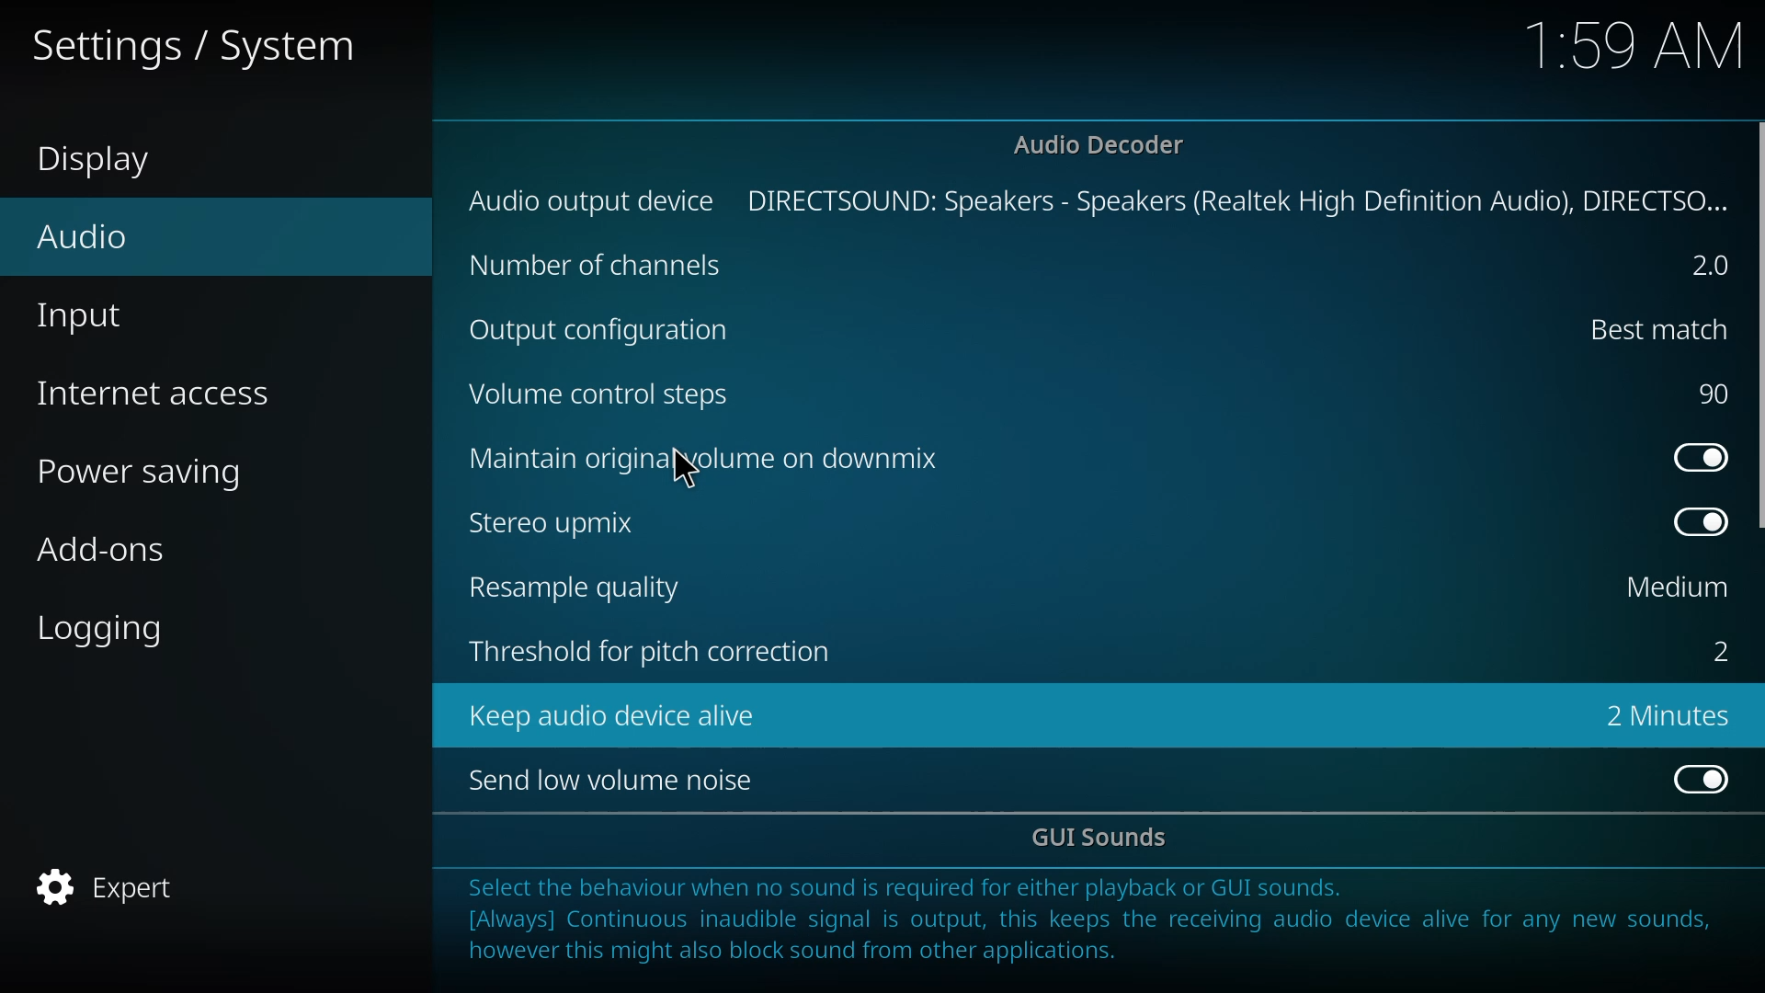  I want to click on audio decoder, so click(1099, 144).